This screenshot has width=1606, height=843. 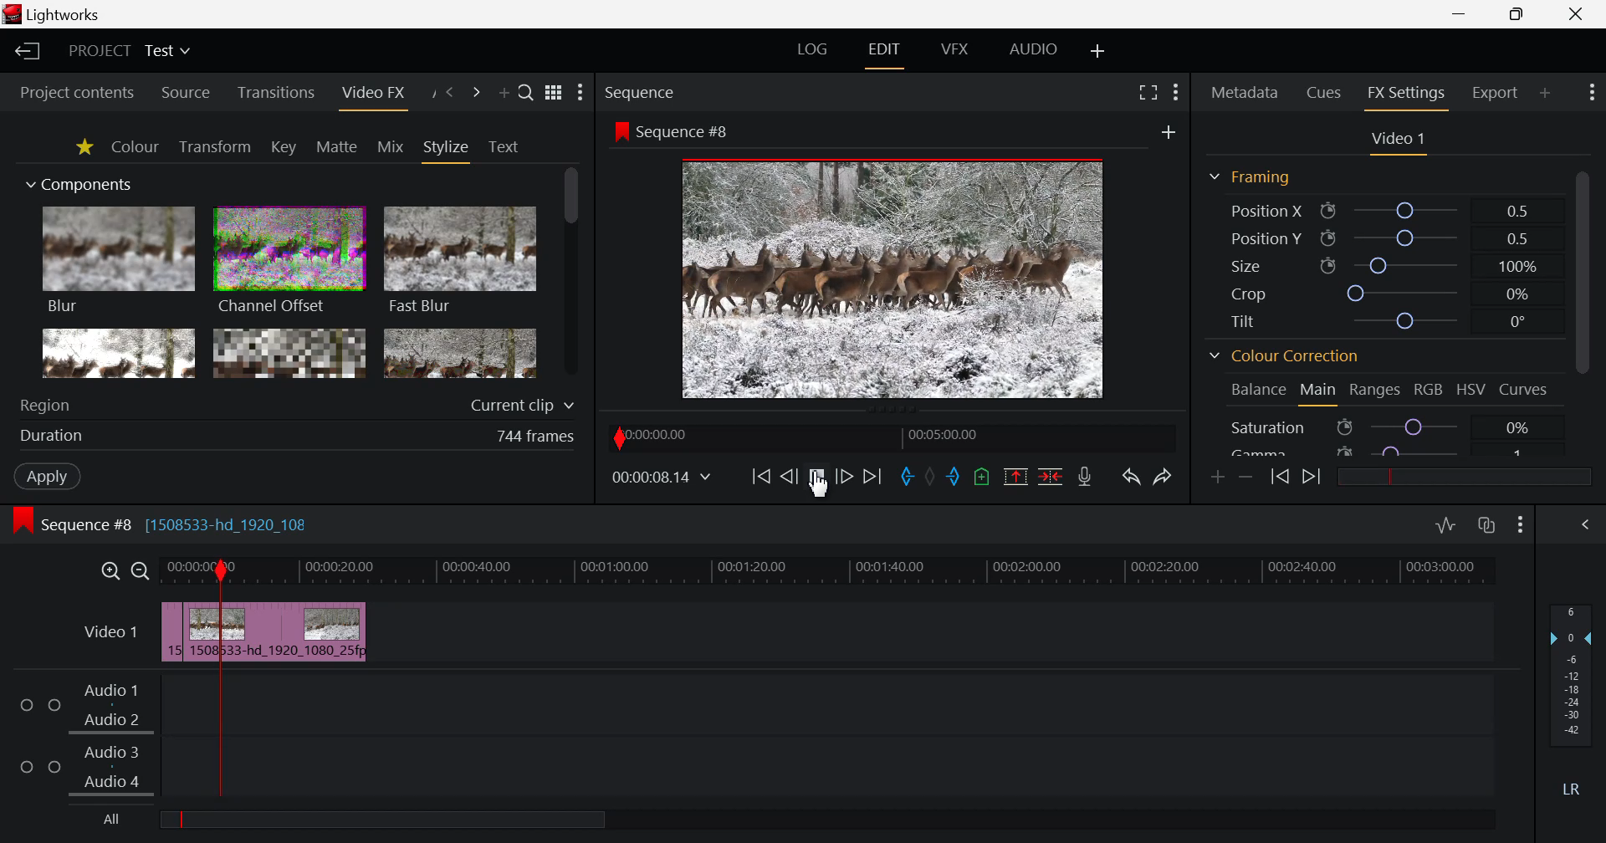 What do you see at coordinates (1377, 391) in the screenshot?
I see `Ranges` at bounding box center [1377, 391].